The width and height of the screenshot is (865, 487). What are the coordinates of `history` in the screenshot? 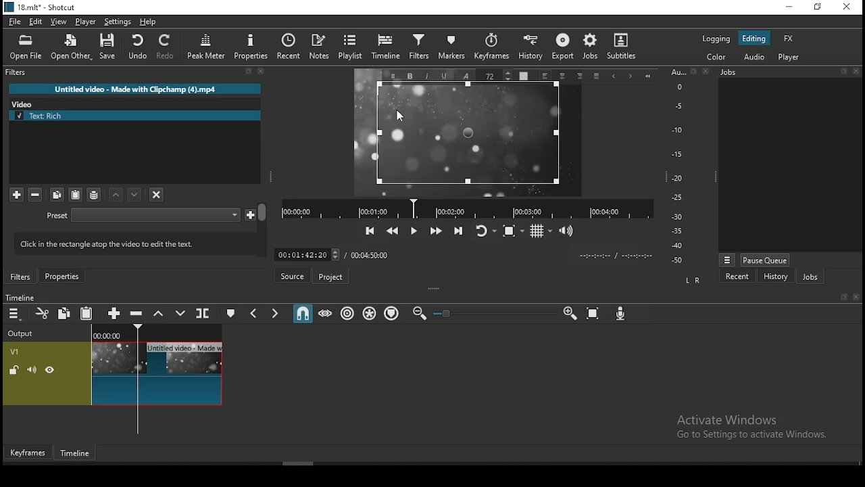 It's located at (775, 276).